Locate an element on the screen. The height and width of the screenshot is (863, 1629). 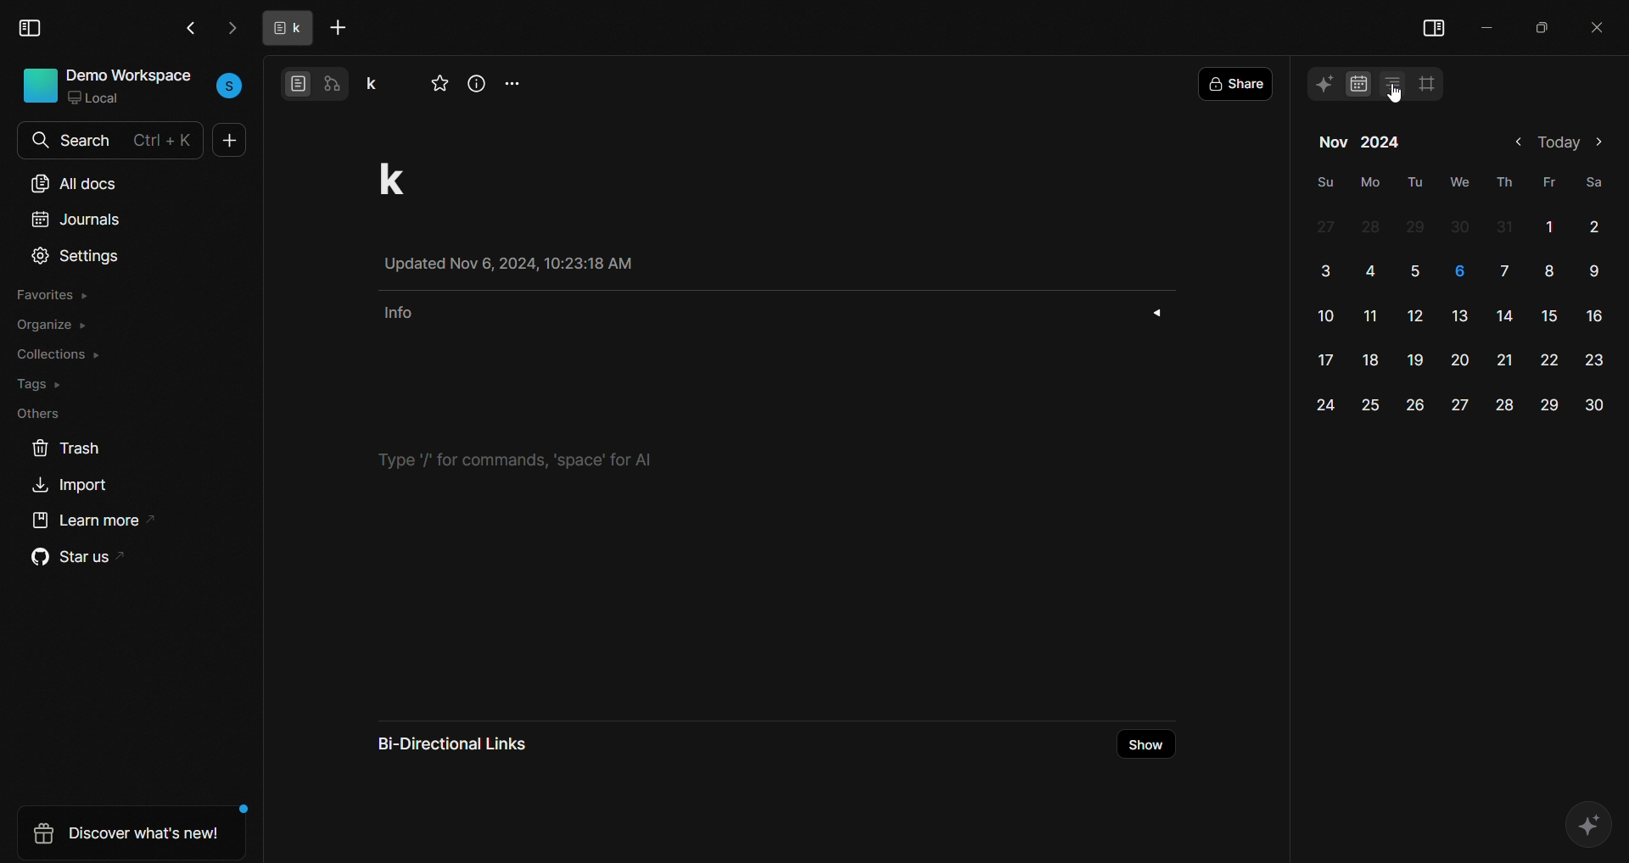
go back is located at coordinates (189, 27).